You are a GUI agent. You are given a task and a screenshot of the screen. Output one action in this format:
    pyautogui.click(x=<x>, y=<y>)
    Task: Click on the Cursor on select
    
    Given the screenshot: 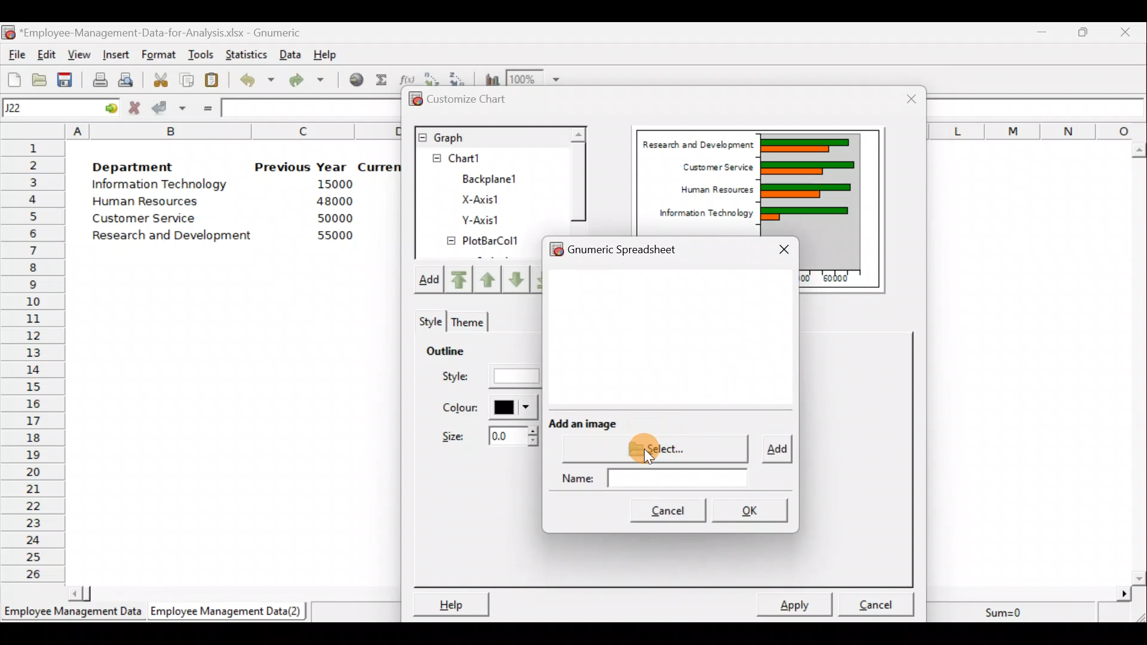 What is the action you would take?
    pyautogui.click(x=661, y=440)
    